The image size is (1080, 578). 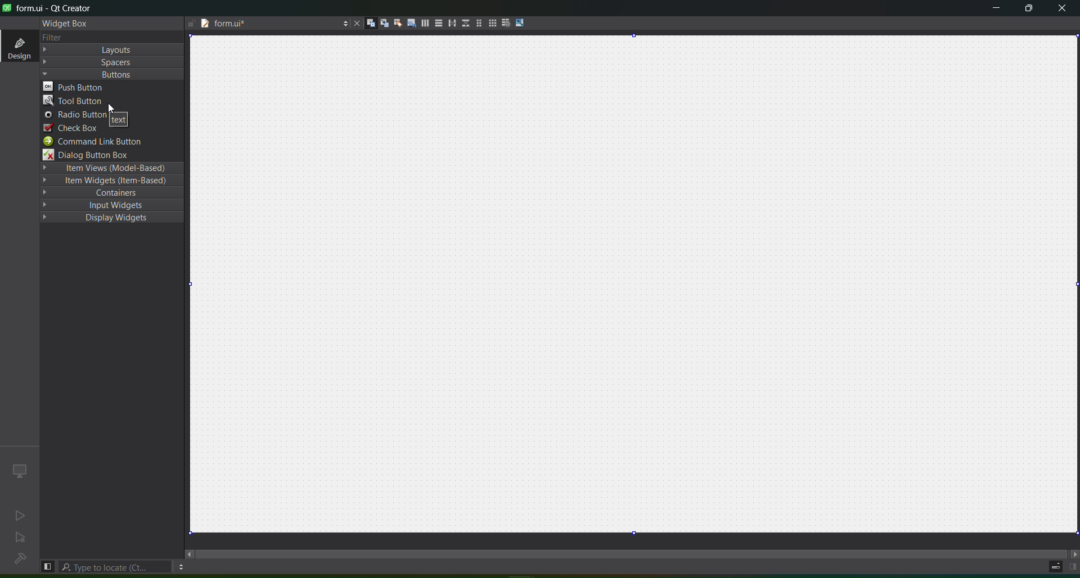 I want to click on options, so click(x=182, y=567).